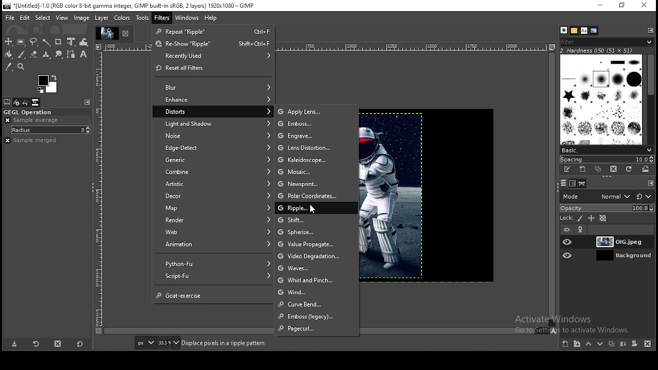  Describe the element at coordinates (607, 41) in the screenshot. I see `search filters` at that location.